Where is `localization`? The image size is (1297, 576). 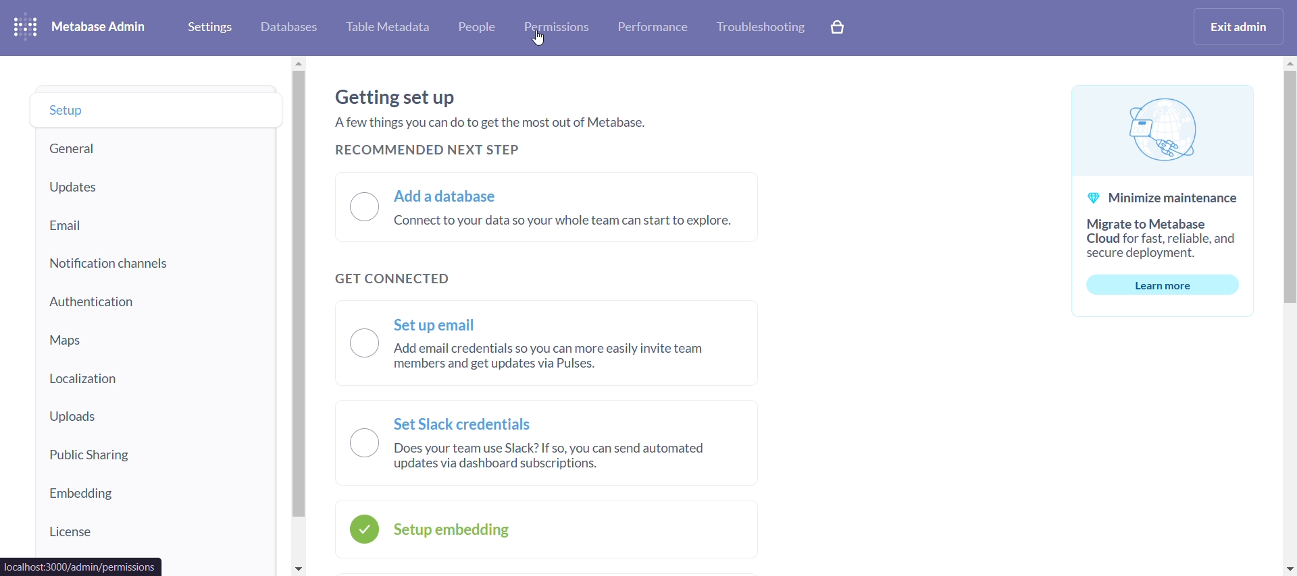
localization is located at coordinates (154, 378).